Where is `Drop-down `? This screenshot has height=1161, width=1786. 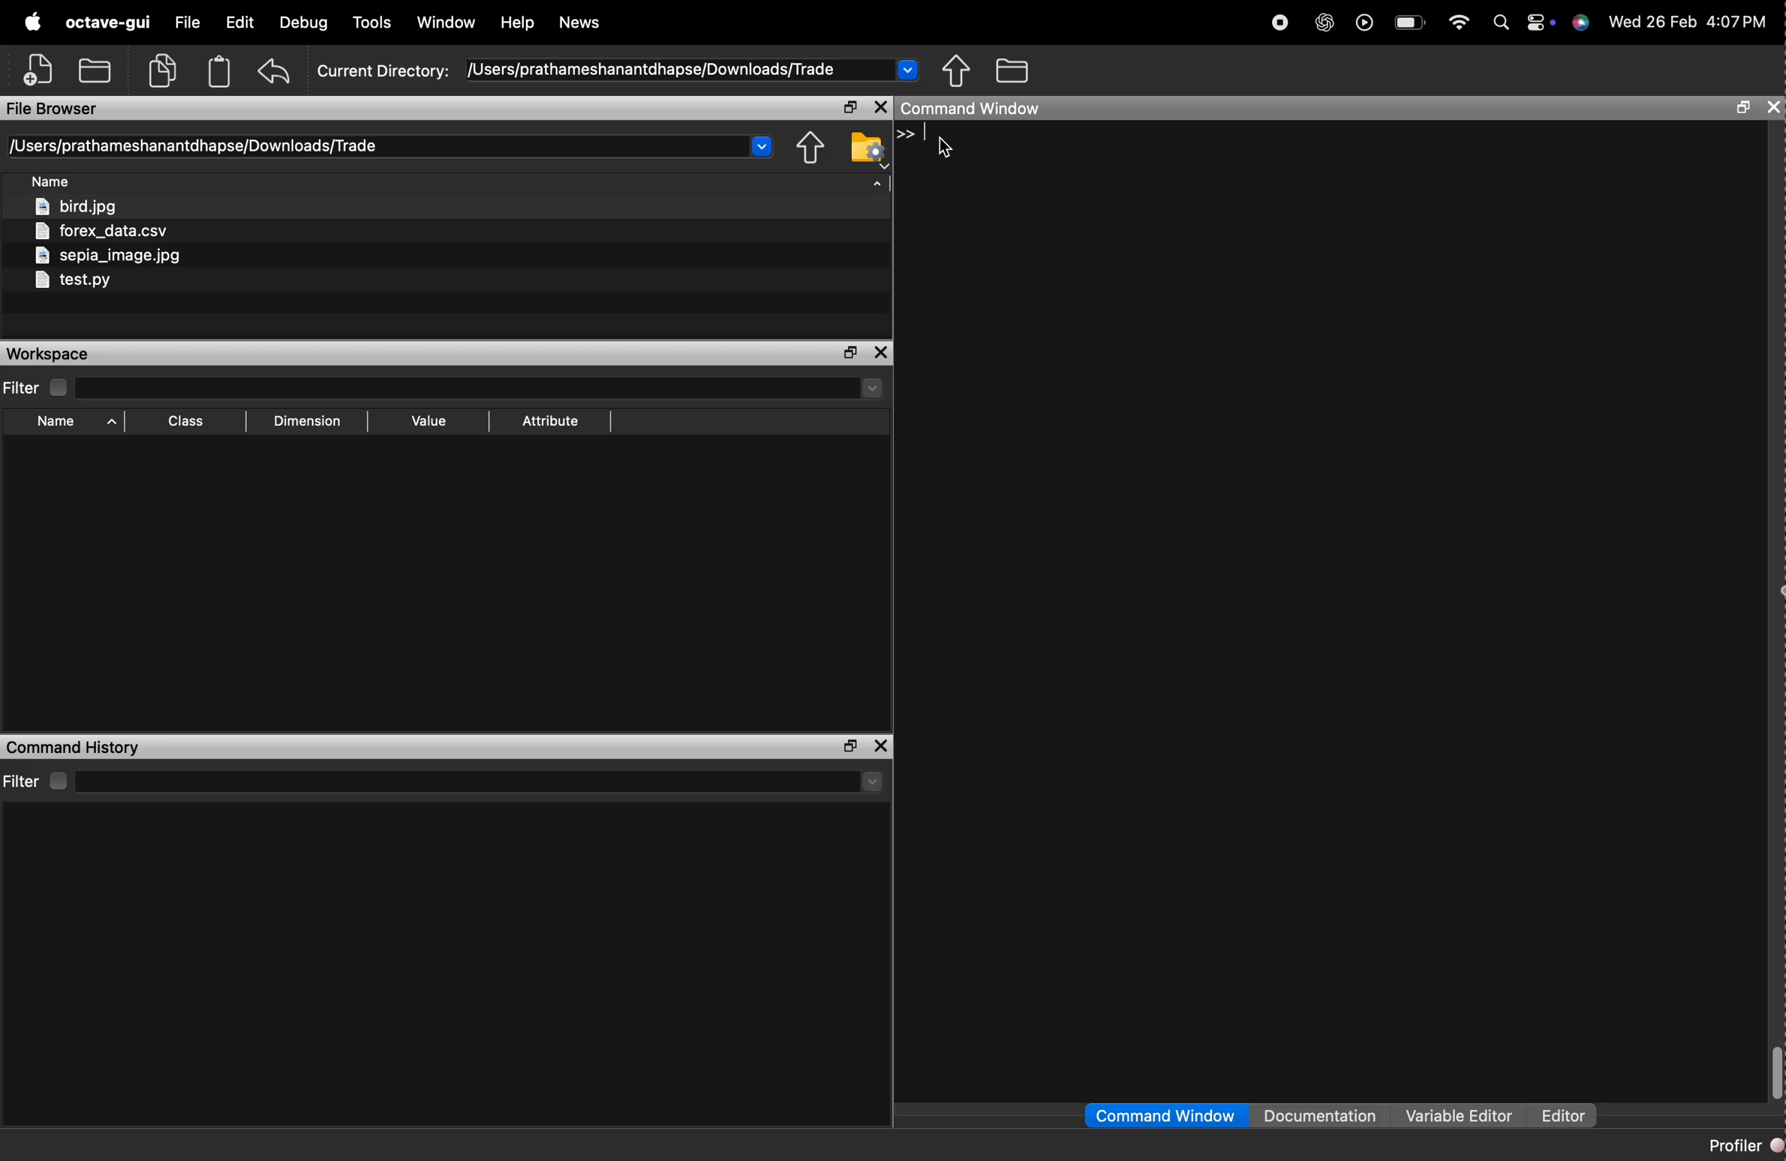 Drop-down  is located at coordinates (909, 70).